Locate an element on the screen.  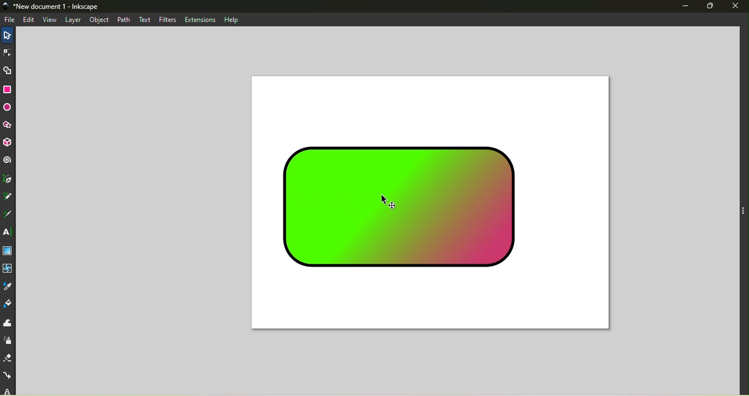
Close is located at coordinates (737, 5).